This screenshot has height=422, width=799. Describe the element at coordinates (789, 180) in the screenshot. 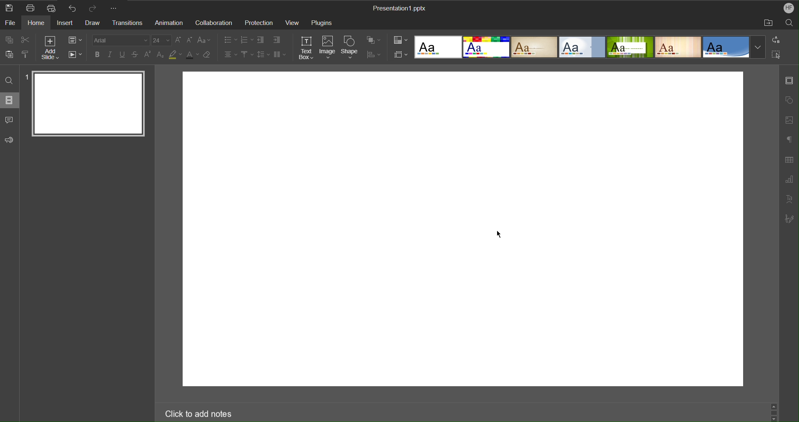

I see `Graph Settings` at that location.